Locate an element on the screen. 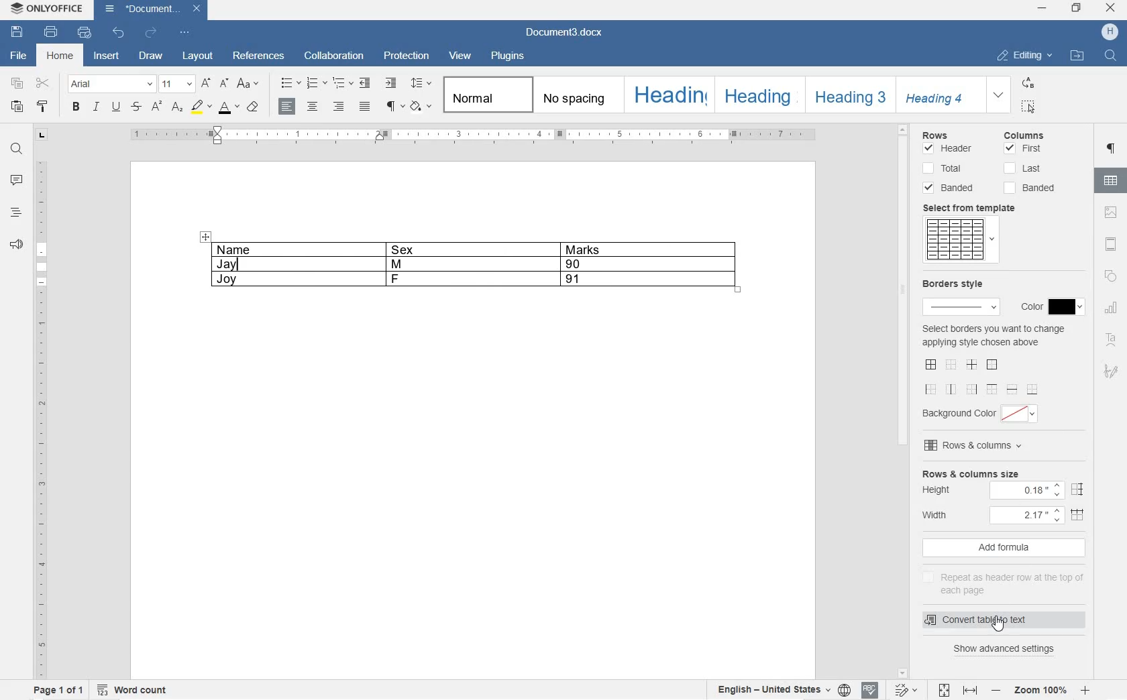  DECREMENT FONT SIZE is located at coordinates (225, 84).